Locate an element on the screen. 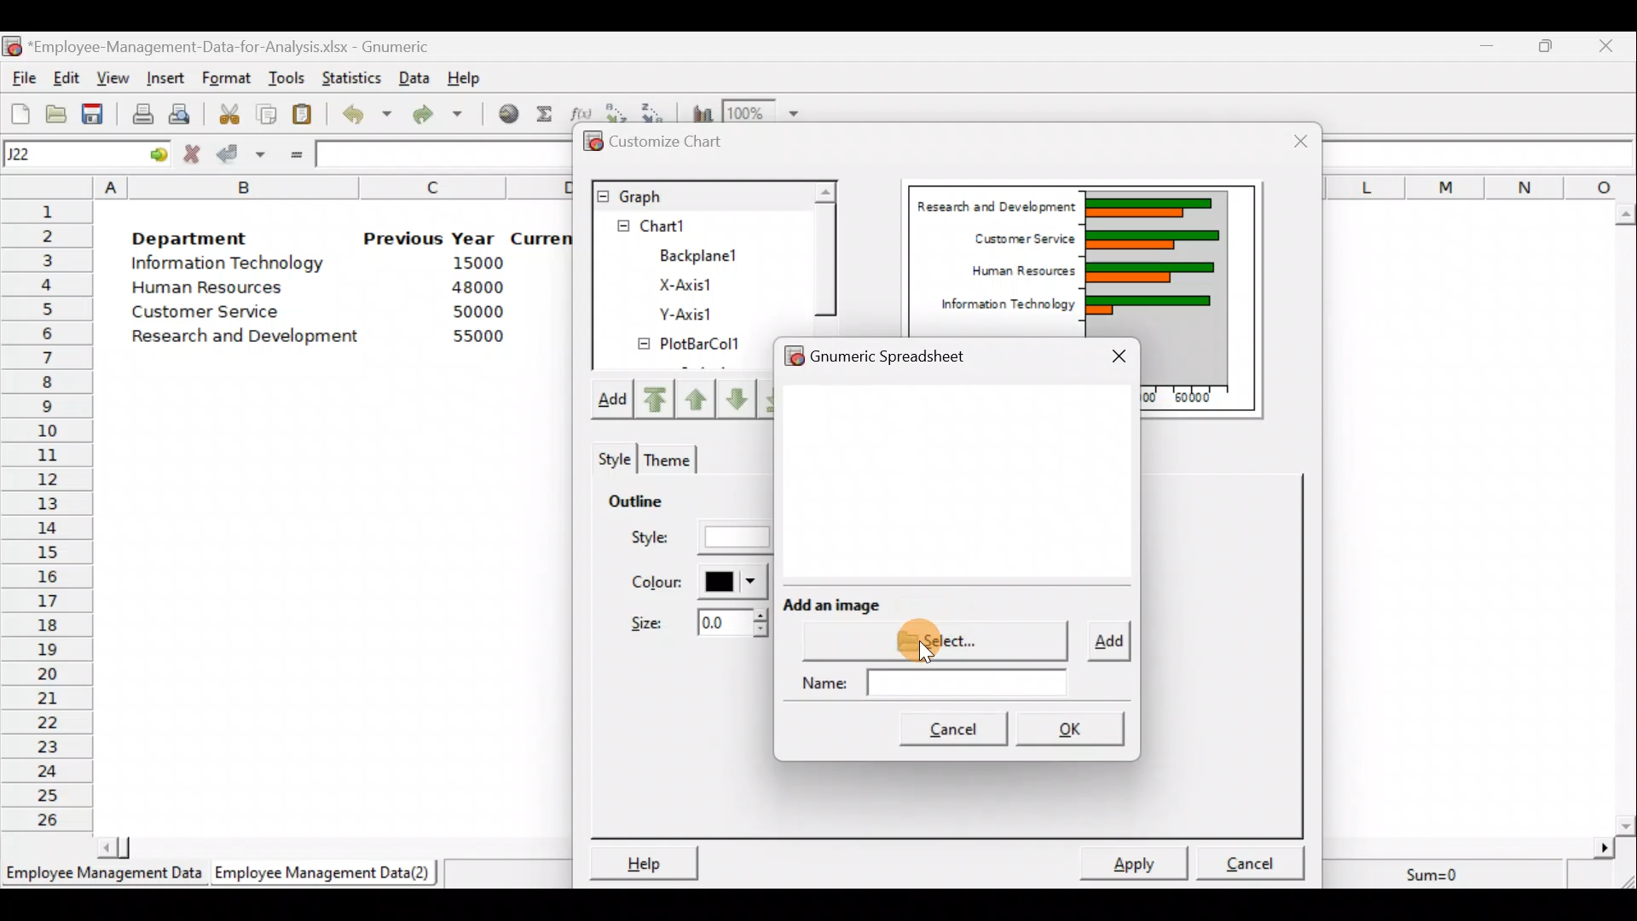 Image resolution: width=1637 pixels, height=921 pixels. Data is located at coordinates (415, 76).